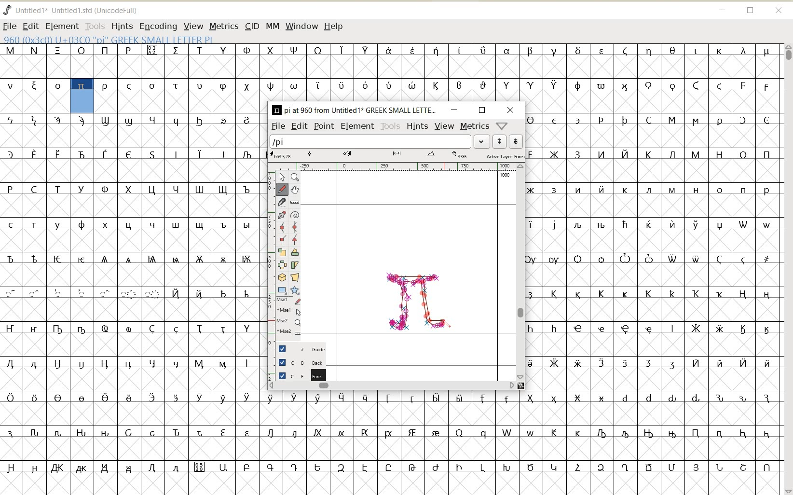 Image resolution: width=793 pixels, height=495 pixels. Describe the element at coordinates (396, 155) in the screenshot. I see `ACTIVE LAYER` at that location.